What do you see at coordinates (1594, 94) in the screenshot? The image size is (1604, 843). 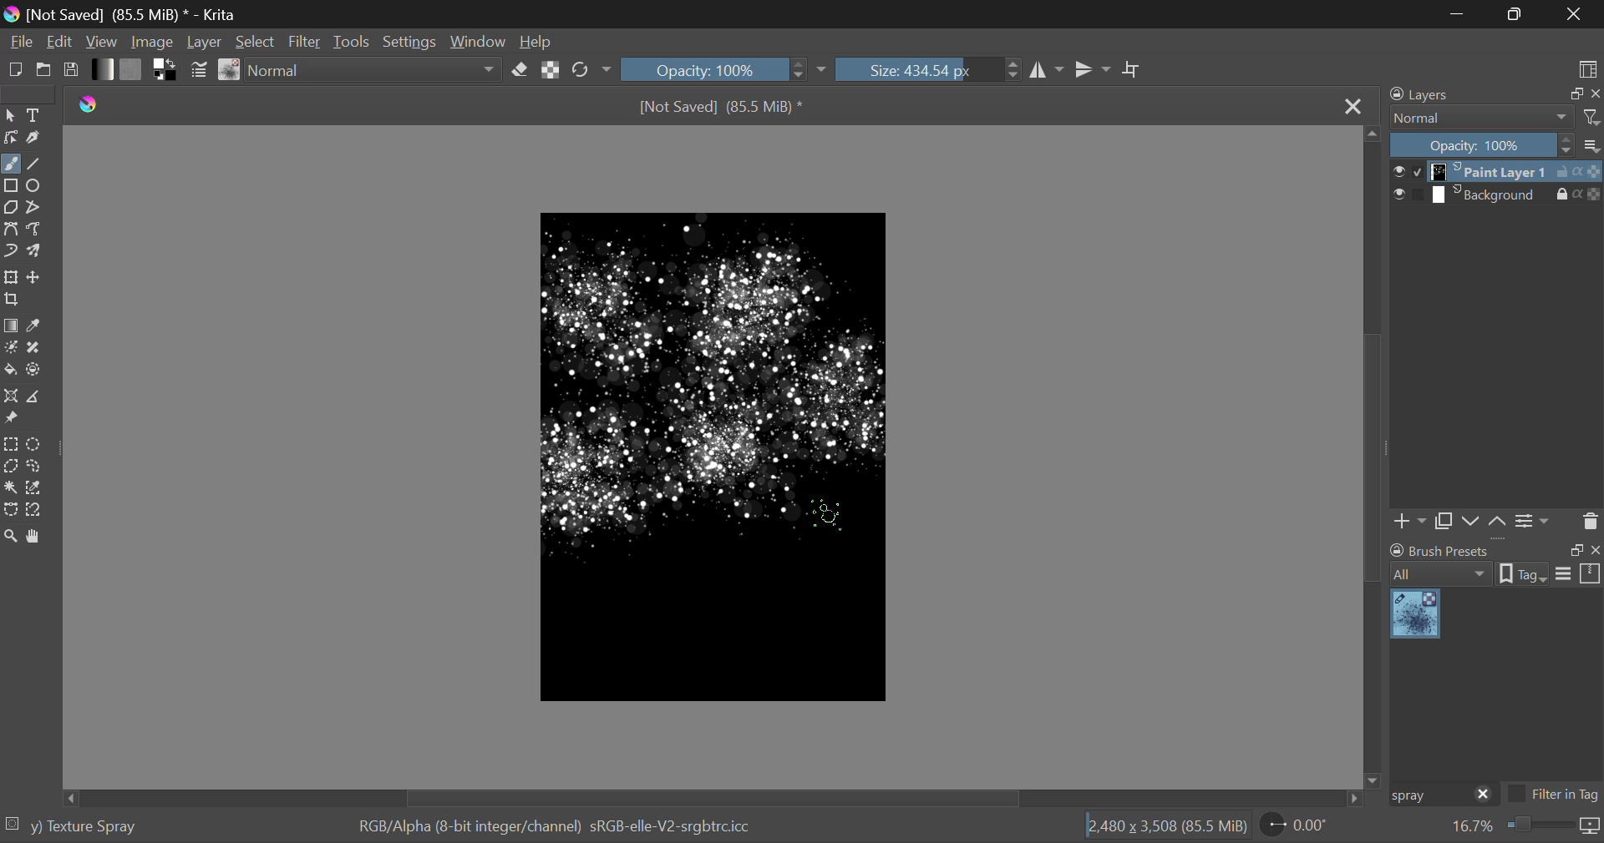 I see `close` at bounding box center [1594, 94].